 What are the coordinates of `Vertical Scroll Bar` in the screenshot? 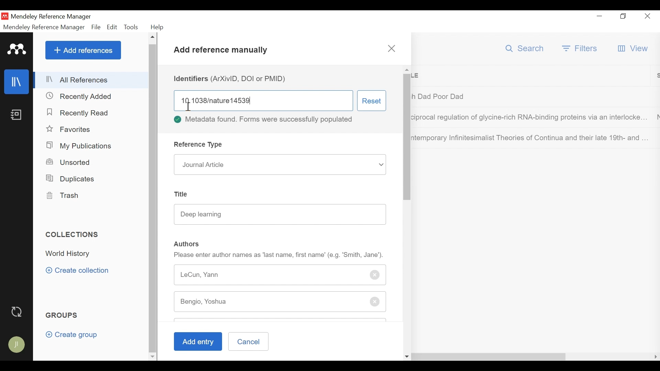 It's located at (407, 143).